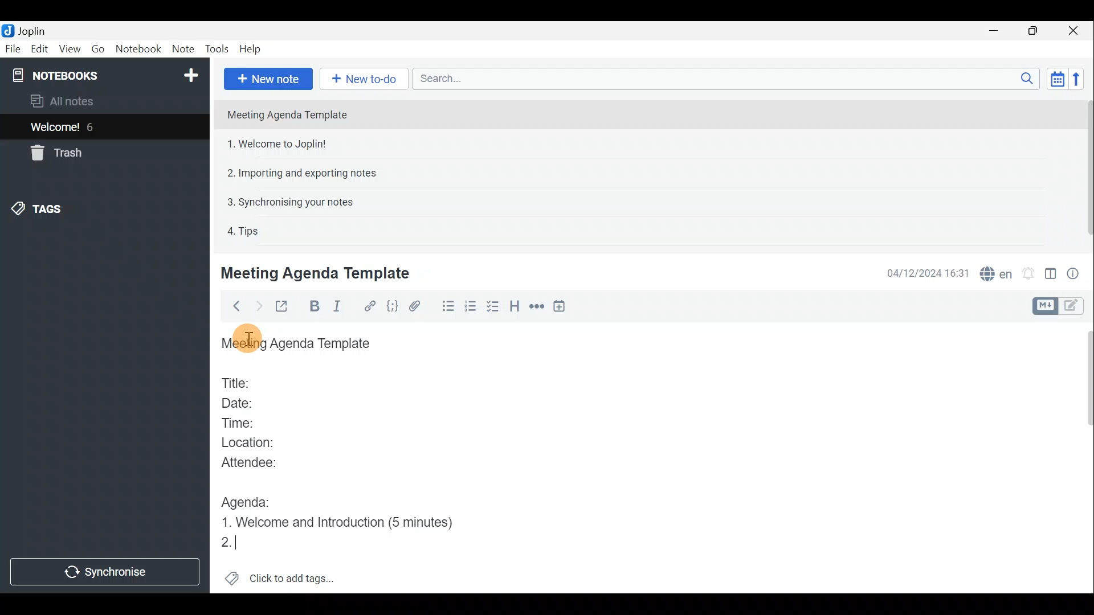  What do you see at coordinates (40, 50) in the screenshot?
I see `Edit` at bounding box center [40, 50].